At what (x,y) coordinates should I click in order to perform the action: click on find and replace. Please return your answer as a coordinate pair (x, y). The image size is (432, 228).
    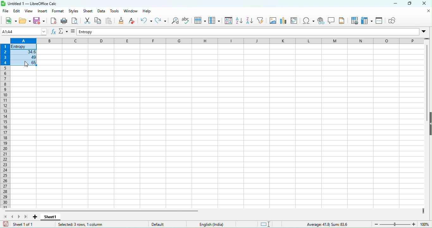
    Looking at the image, I should click on (174, 21).